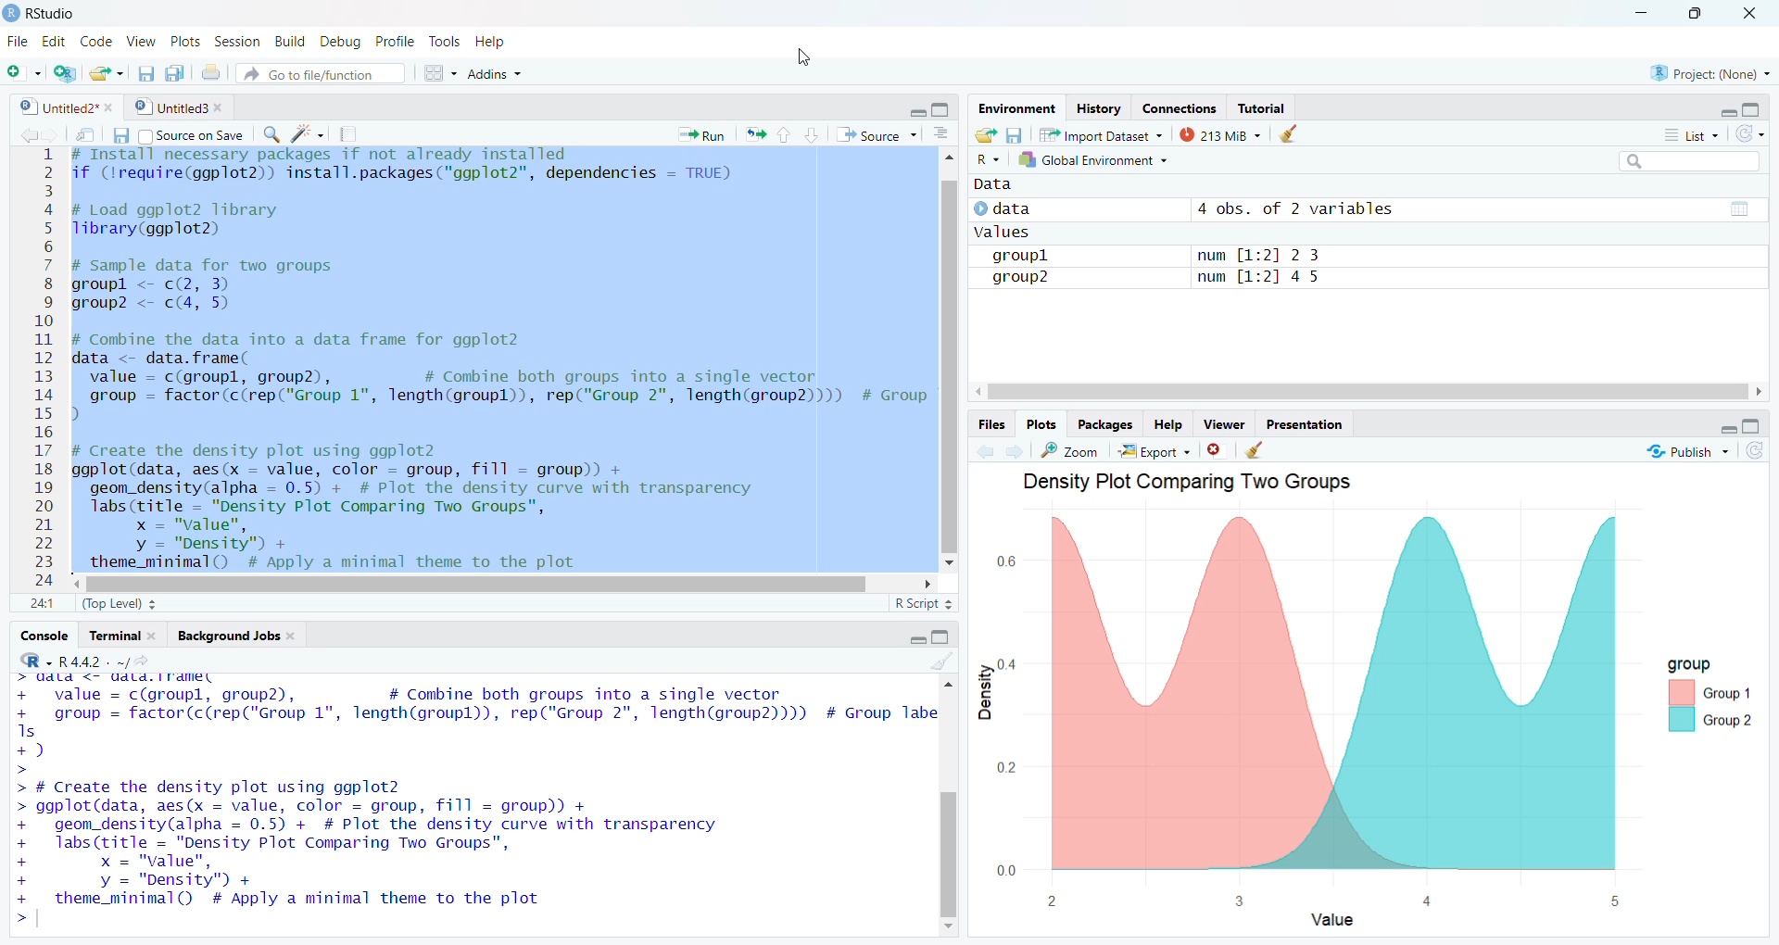 This screenshot has width=1779, height=945. What do you see at coordinates (65, 71) in the screenshot?
I see `create a project` at bounding box center [65, 71].